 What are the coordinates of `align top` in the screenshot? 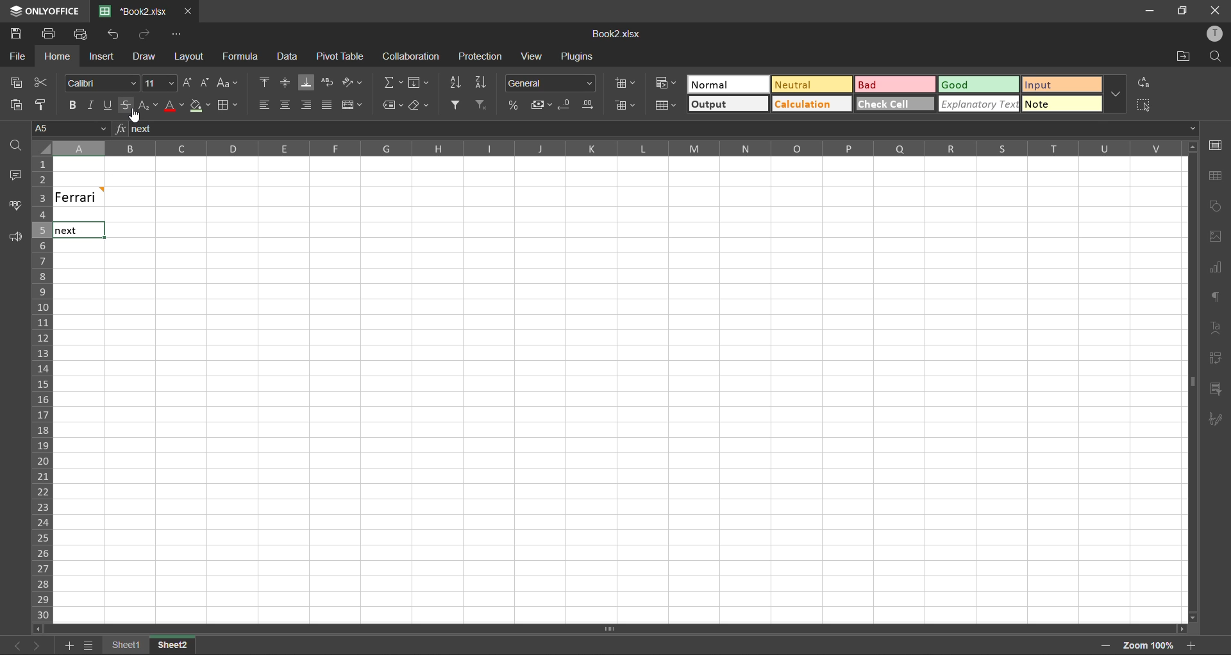 It's located at (265, 81).